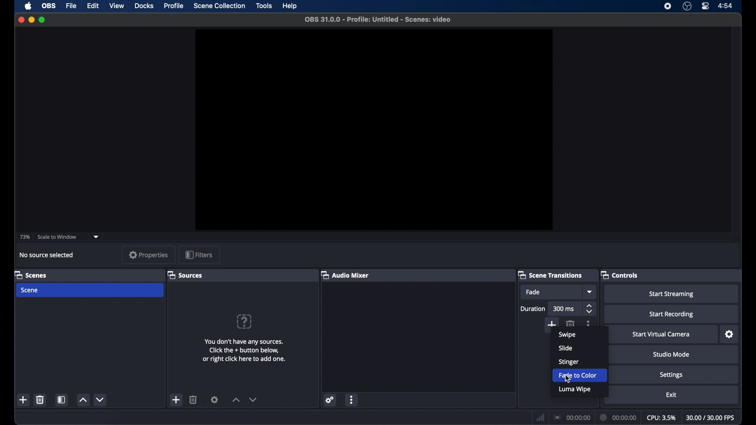 This screenshot has height=425, width=756. What do you see at coordinates (590, 309) in the screenshot?
I see `stepper buttons` at bounding box center [590, 309].